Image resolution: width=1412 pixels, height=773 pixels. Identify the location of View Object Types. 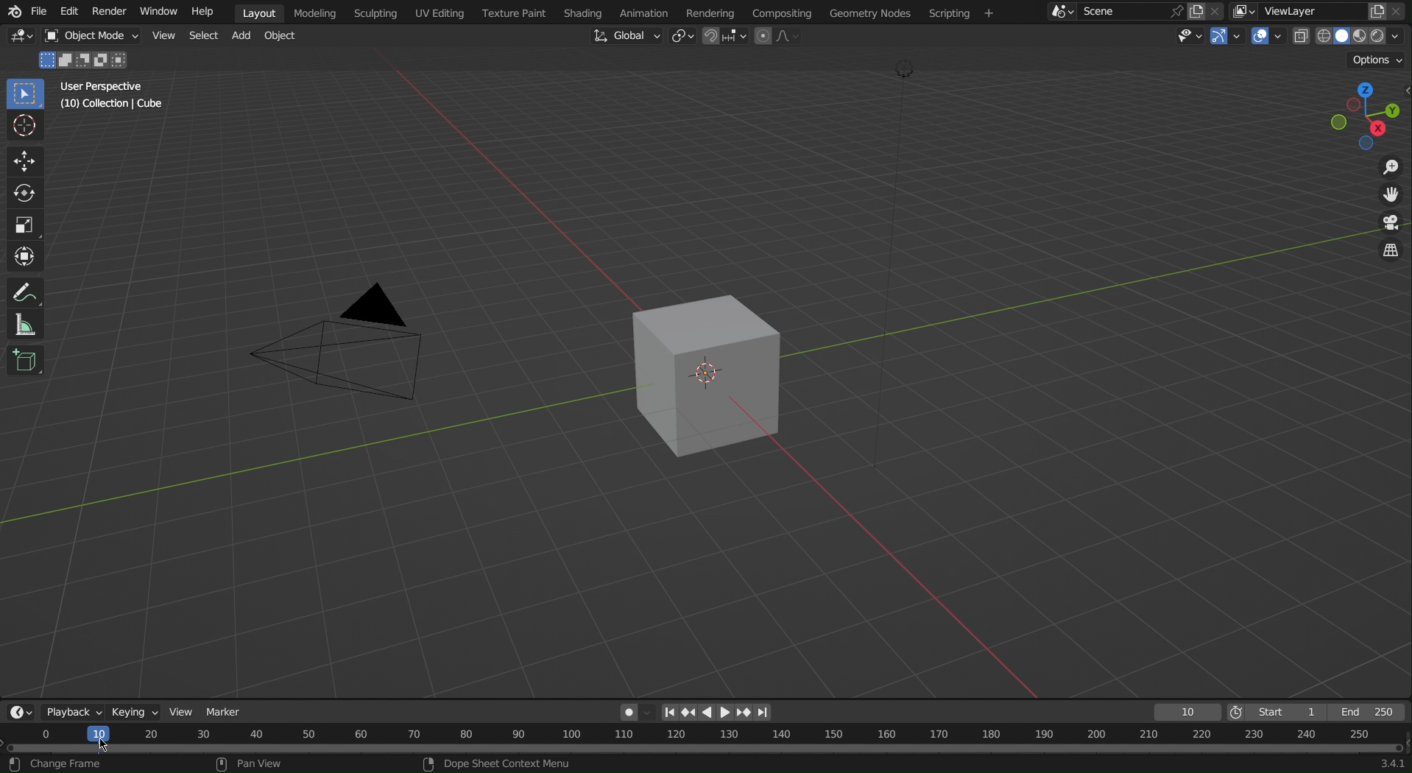
(1189, 35).